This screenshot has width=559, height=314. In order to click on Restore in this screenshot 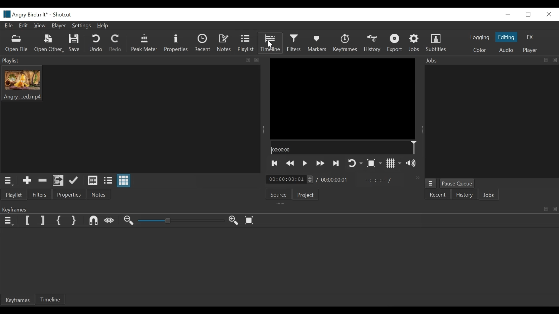, I will do `click(529, 14)`.